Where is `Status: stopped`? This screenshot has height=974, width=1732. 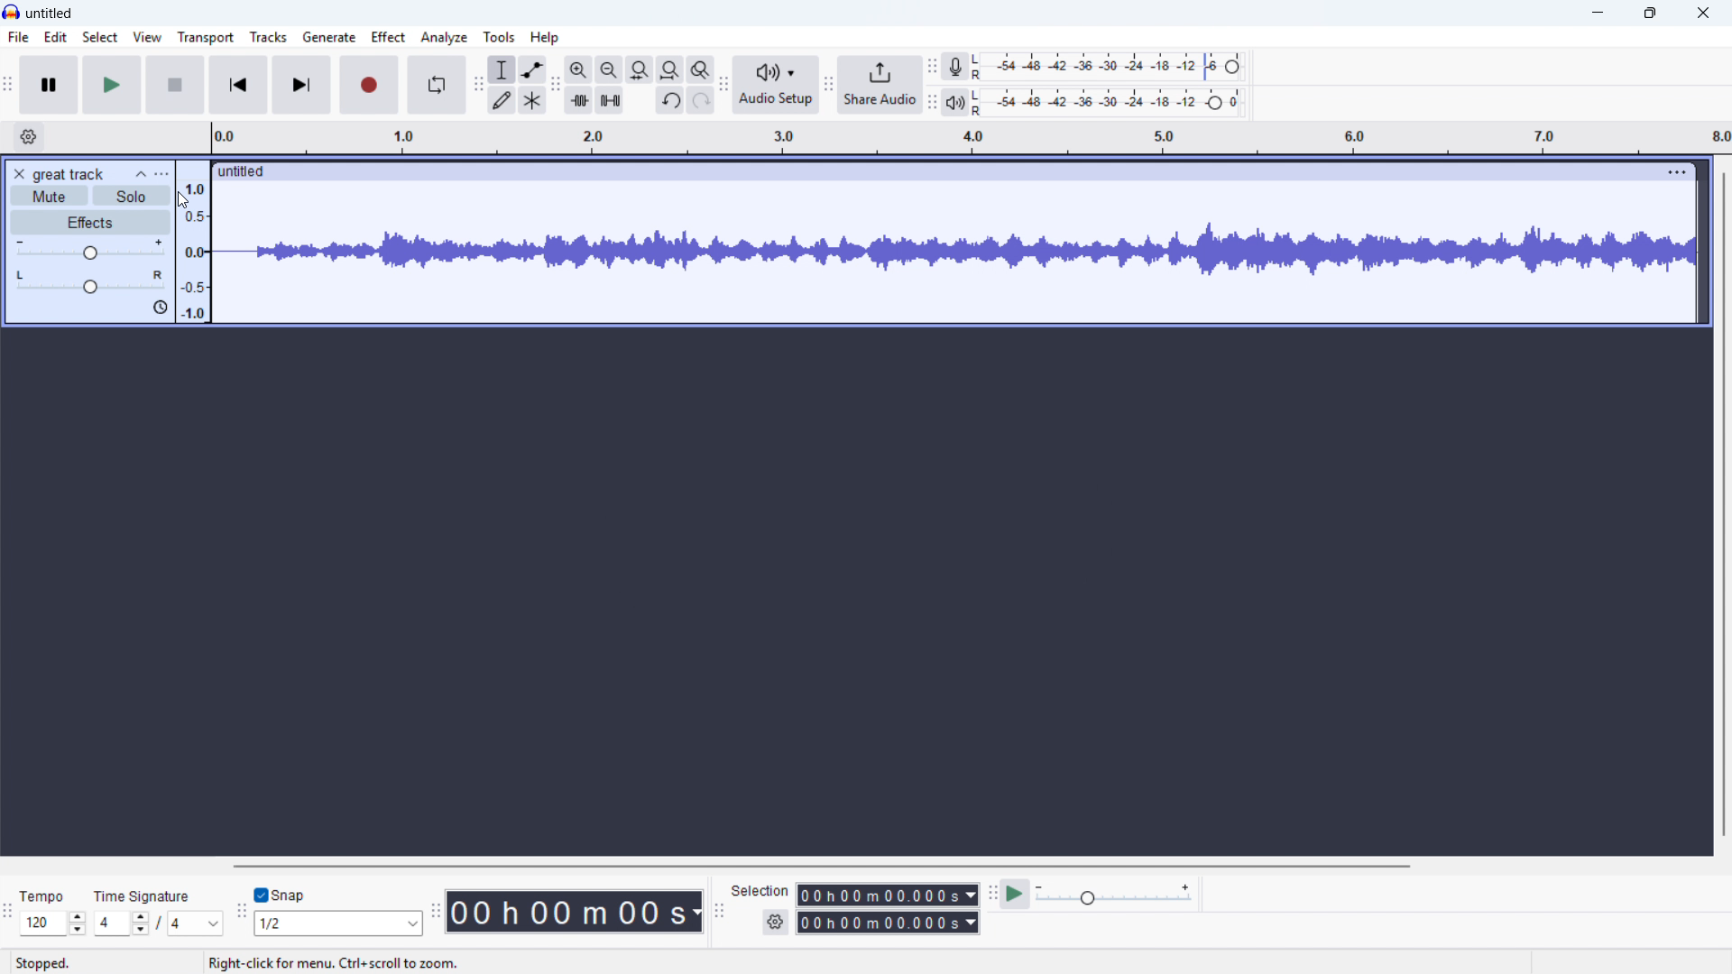 Status: stopped is located at coordinates (43, 963).